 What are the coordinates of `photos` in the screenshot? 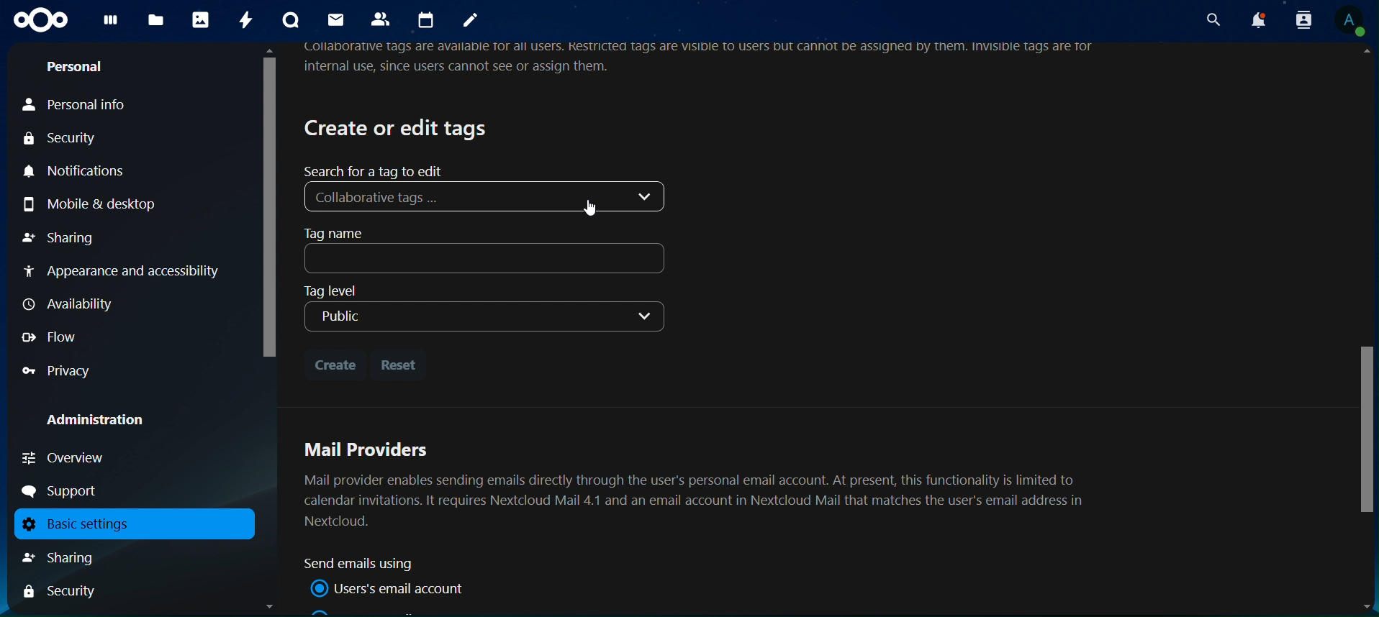 It's located at (200, 20).